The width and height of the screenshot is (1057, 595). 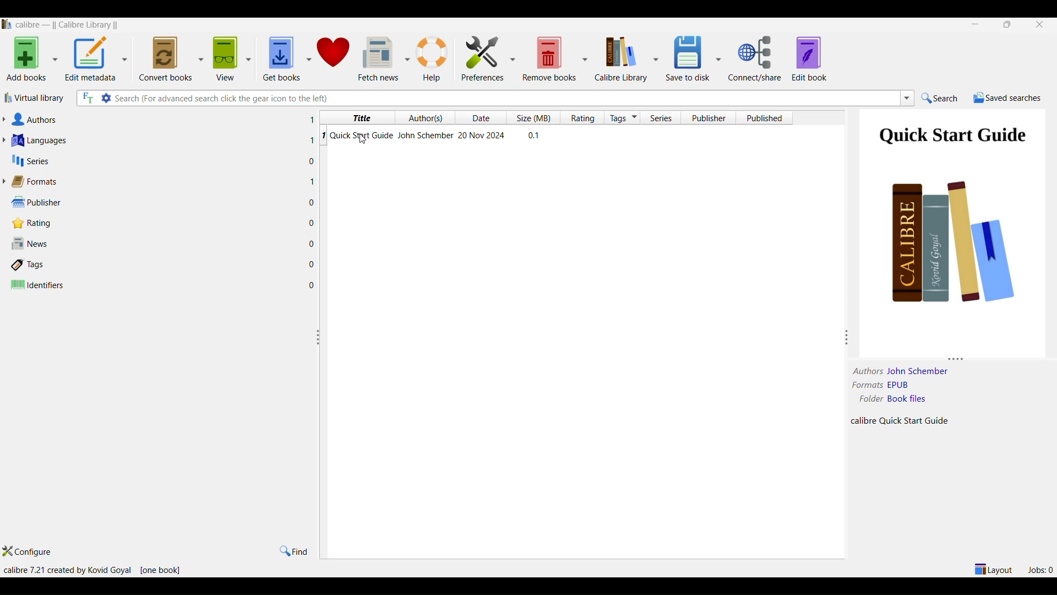 What do you see at coordinates (925, 386) in the screenshot?
I see `EPUB` at bounding box center [925, 386].